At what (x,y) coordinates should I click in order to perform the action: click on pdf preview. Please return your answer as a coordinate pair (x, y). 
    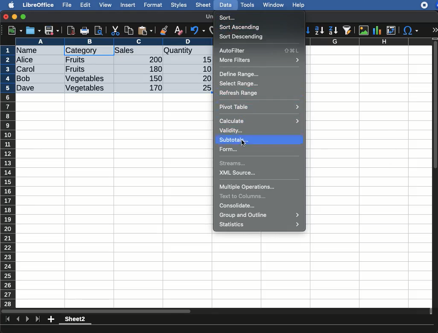
    Looking at the image, I should click on (71, 30).